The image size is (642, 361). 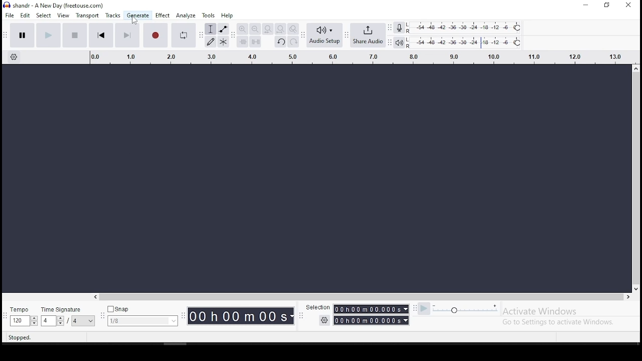 What do you see at coordinates (316, 307) in the screenshot?
I see `` at bounding box center [316, 307].